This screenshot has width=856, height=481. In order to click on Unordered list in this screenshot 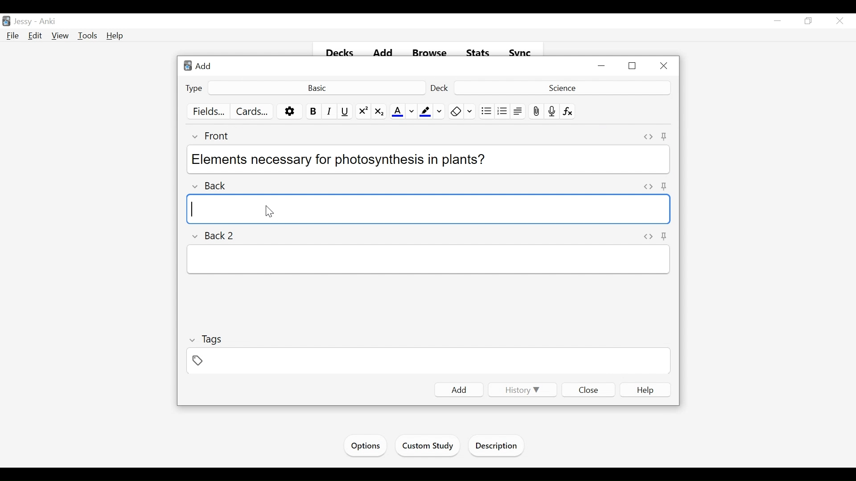, I will do `click(486, 111)`.